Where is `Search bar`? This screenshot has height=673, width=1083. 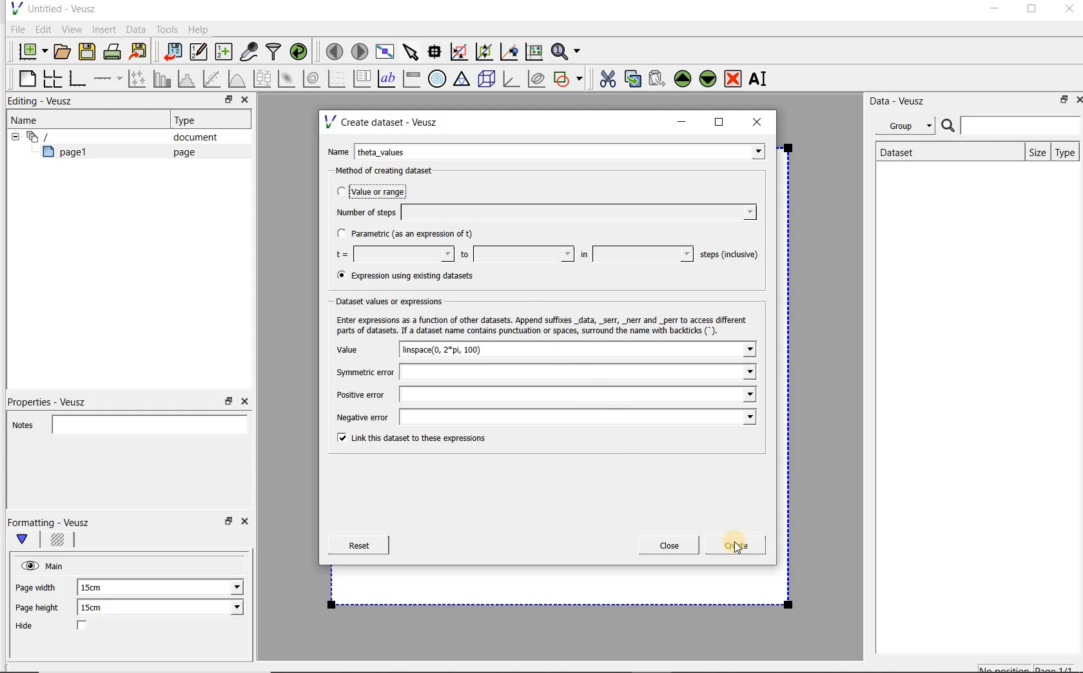 Search bar is located at coordinates (1011, 124).